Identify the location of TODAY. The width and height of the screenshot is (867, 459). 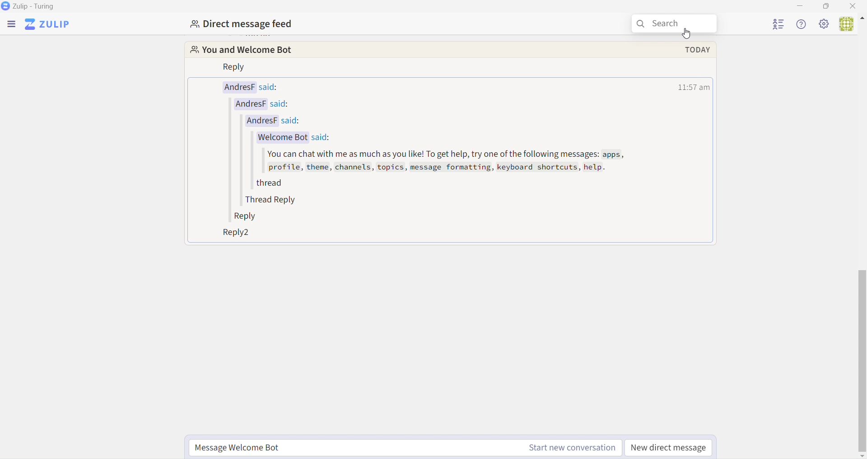
(691, 50).